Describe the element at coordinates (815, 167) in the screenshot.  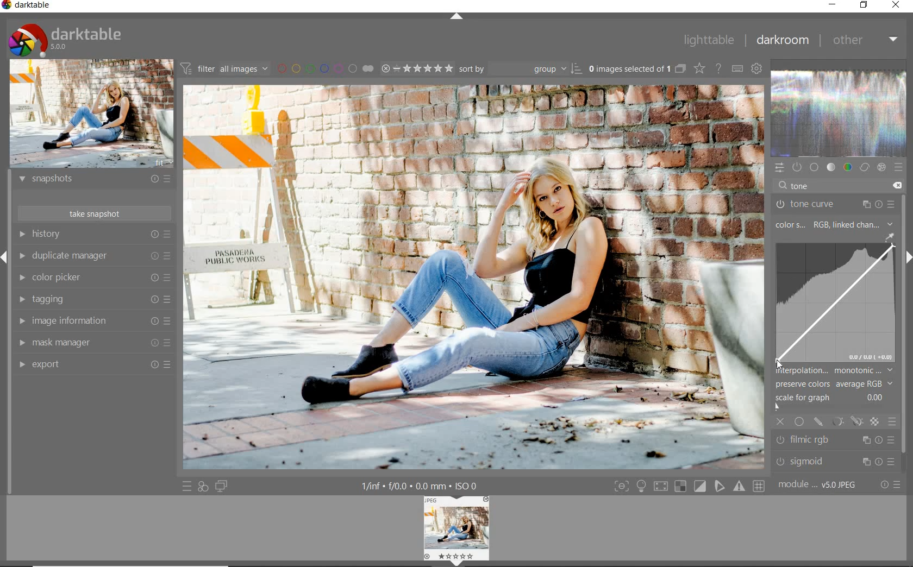
I see `base` at that location.